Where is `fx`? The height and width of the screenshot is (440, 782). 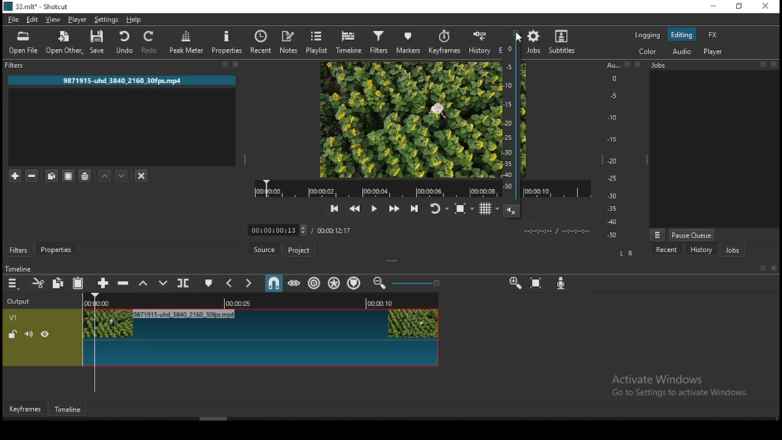
fx is located at coordinates (714, 35).